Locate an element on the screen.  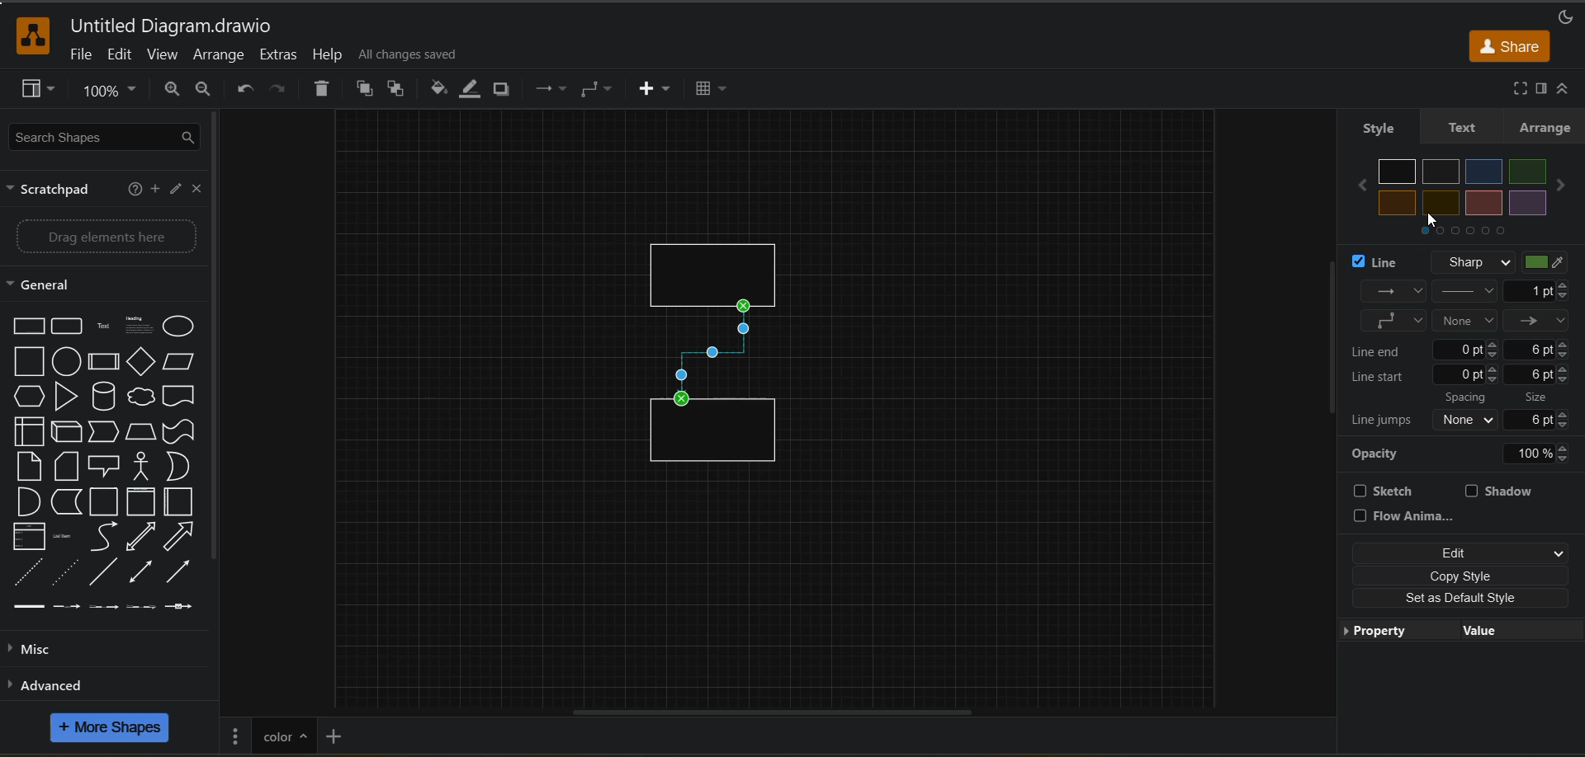
0pt is located at coordinates (1468, 349).